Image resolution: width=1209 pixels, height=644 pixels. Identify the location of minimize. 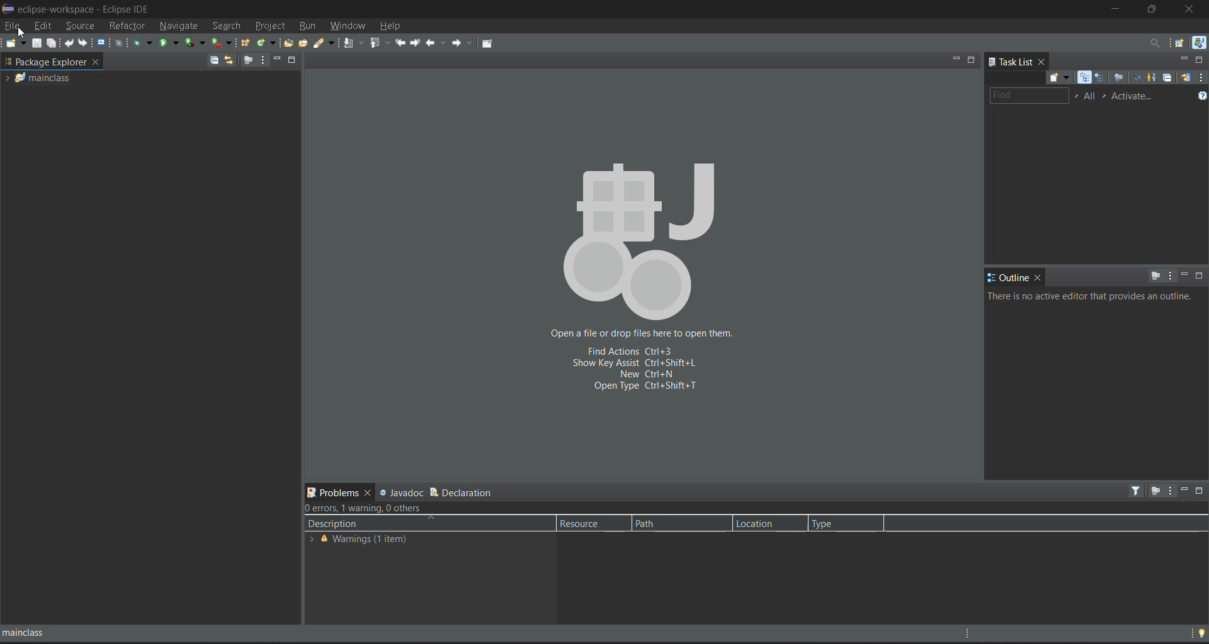
(1183, 60).